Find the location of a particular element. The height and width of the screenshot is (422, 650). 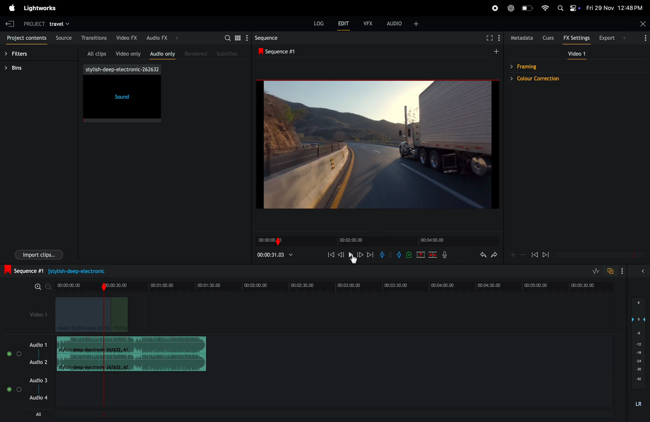

play back screen is located at coordinates (374, 145).